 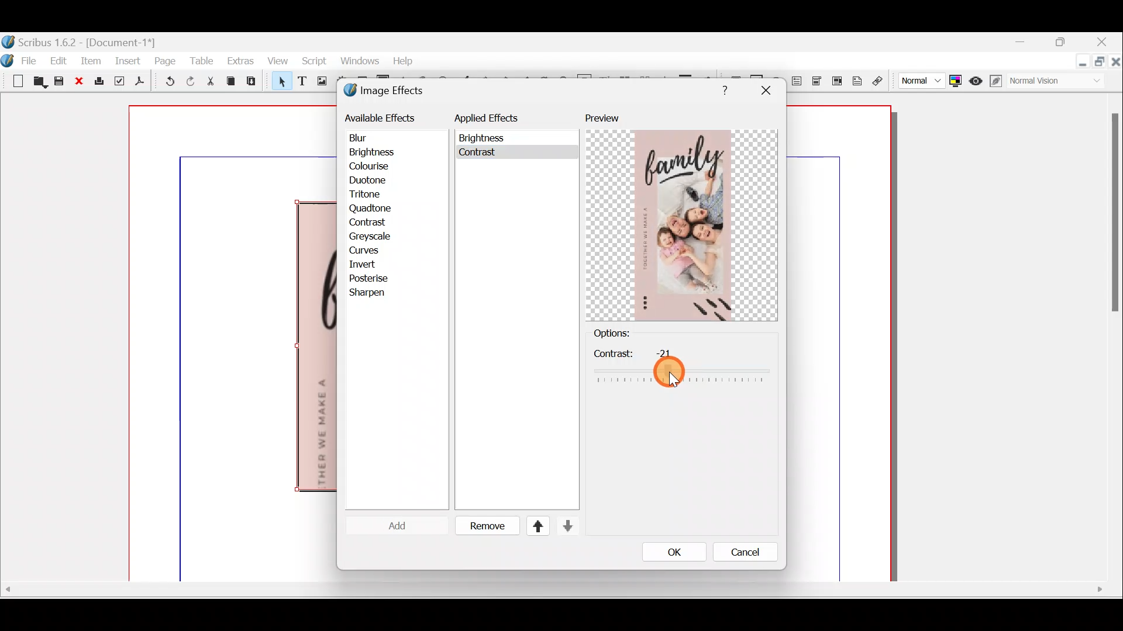 I want to click on Move down, so click(x=566, y=526).